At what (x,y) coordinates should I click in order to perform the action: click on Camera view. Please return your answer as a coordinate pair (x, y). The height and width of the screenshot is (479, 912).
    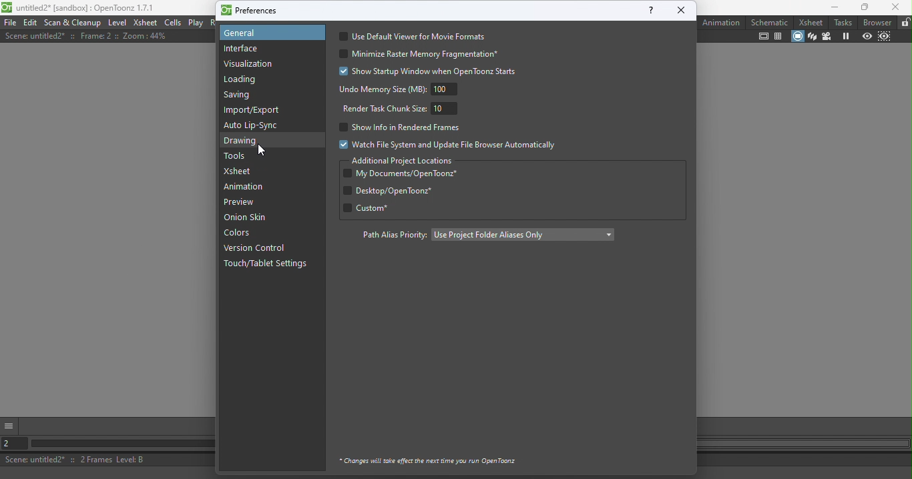
    Looking at the image, I should click on (826, 36).